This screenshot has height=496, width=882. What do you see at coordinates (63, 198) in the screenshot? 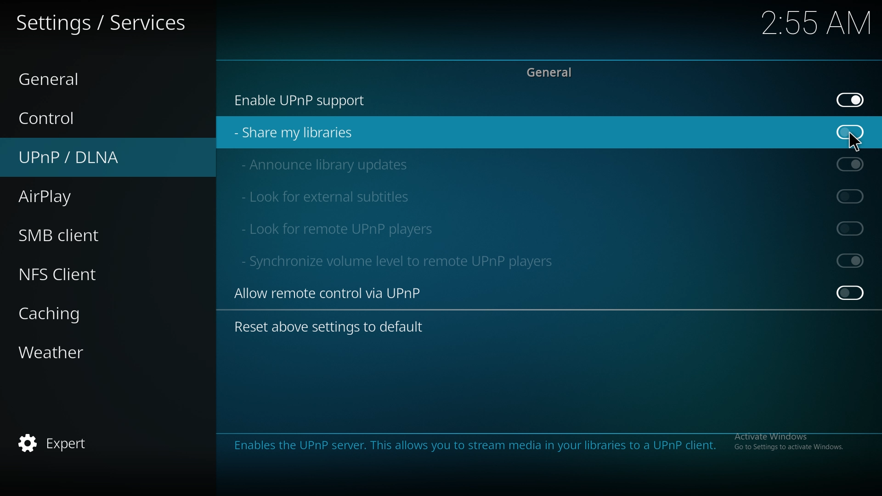
I see `airplay` at bounding box center [63, 198].